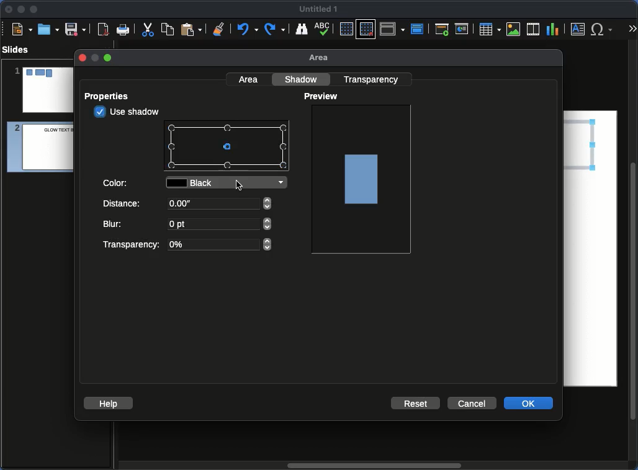 The height and width of the screenshot is (470, 638). I want to click on Slides, so click(19, 50).